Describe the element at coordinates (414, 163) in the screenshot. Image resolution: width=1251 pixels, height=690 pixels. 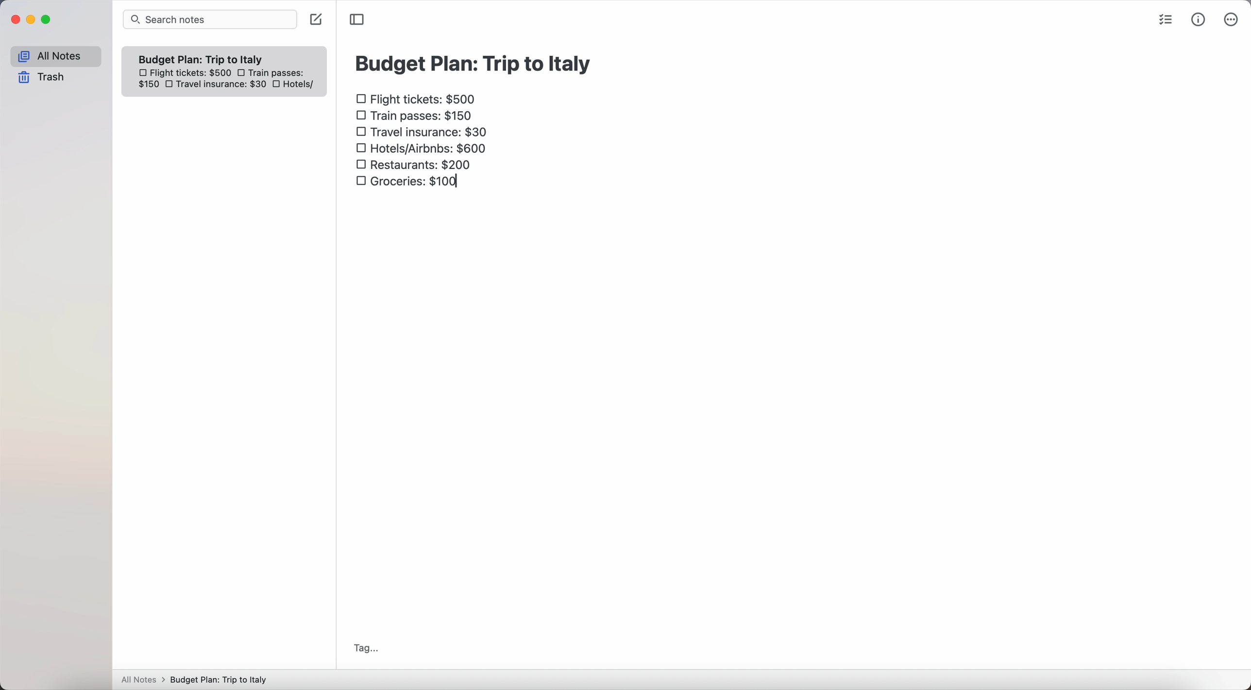
I see `restaurants: $200 checkbox` at that location.